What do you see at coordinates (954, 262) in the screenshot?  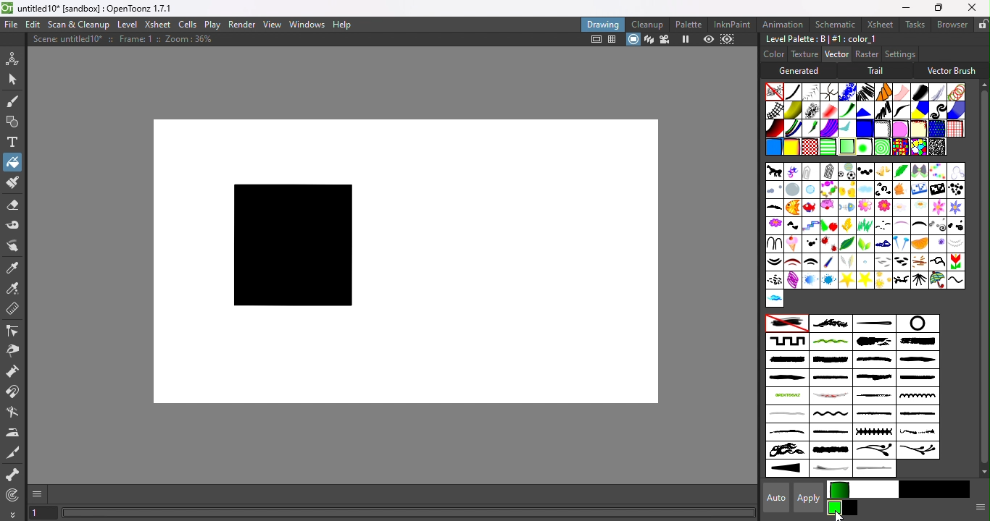 I see `scho` at bounding box center [954, 262].